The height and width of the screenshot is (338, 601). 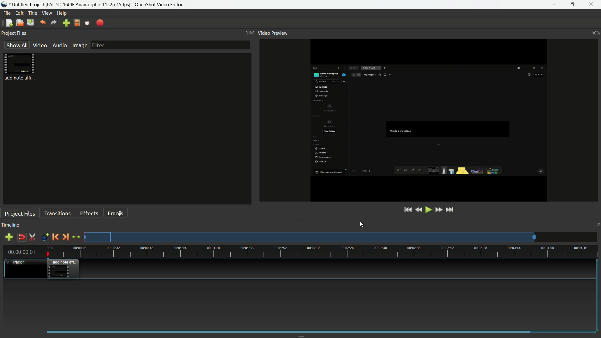 I want to click on create marker, so click(x=44, y=238).